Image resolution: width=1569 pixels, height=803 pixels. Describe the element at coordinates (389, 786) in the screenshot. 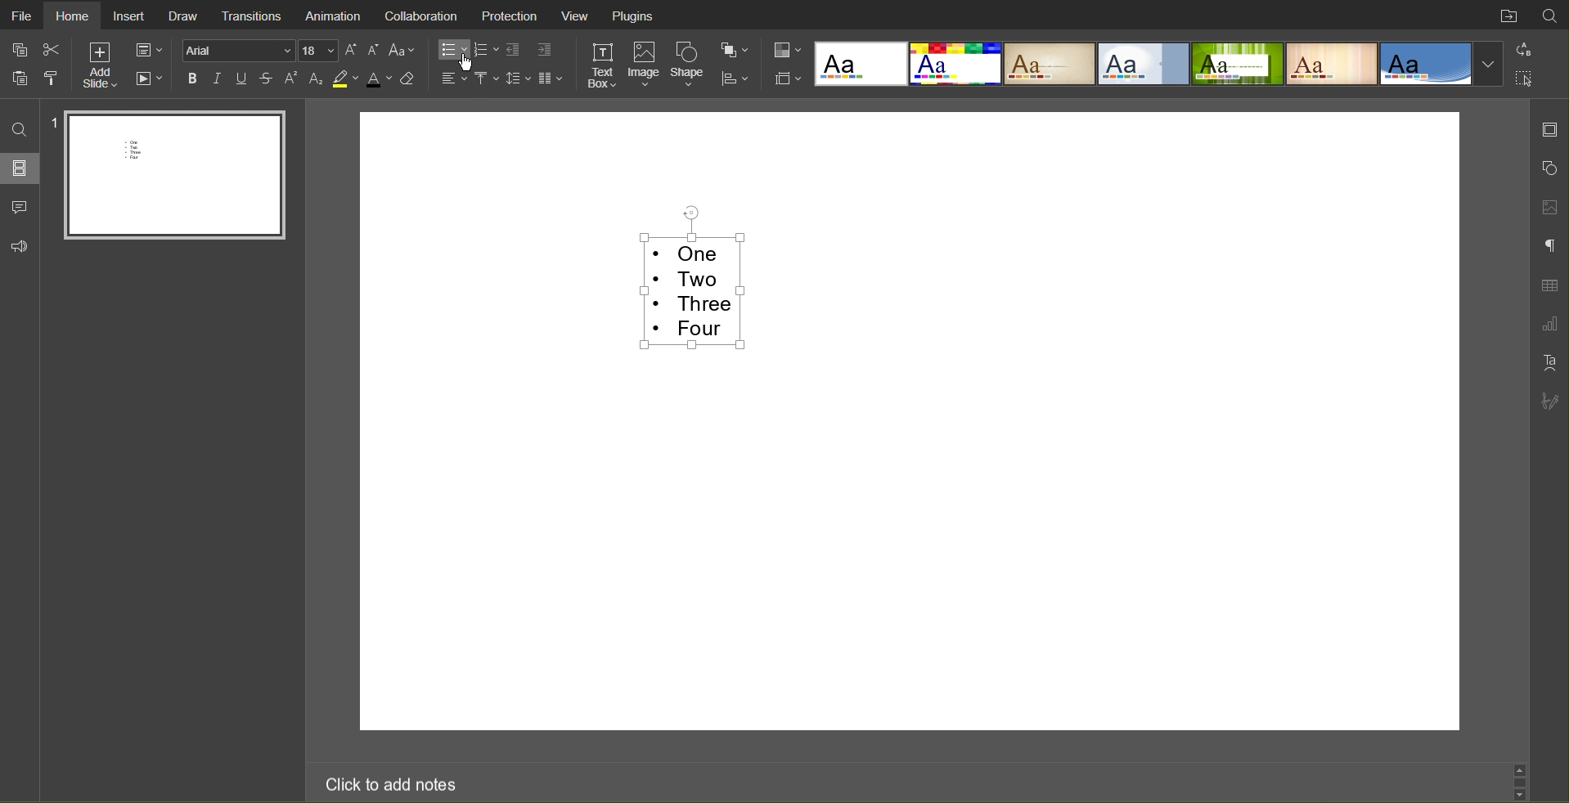

I see `Click to add notes` at that location.